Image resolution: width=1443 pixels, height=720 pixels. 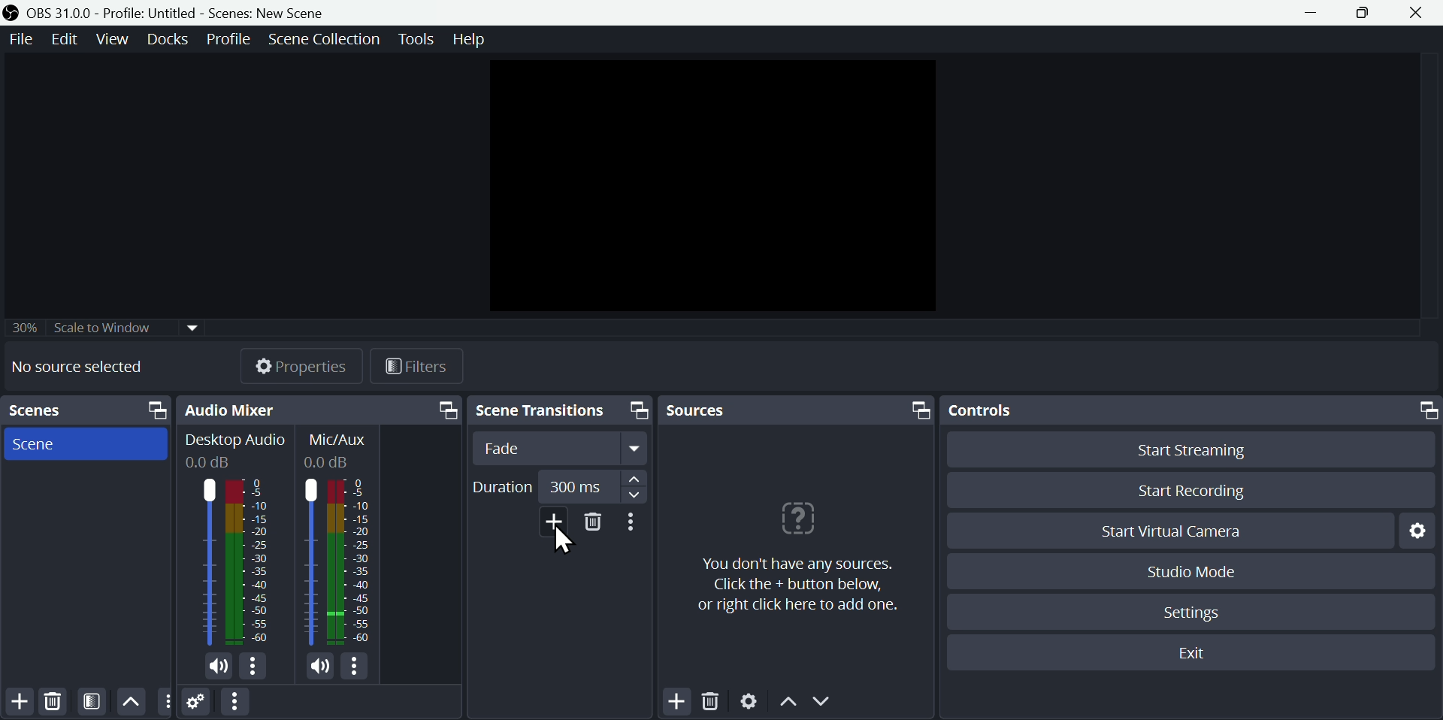 What do you see at coordinates (637, 527) in the screenshot?
I see `Options` at bounding box center [637, 527].